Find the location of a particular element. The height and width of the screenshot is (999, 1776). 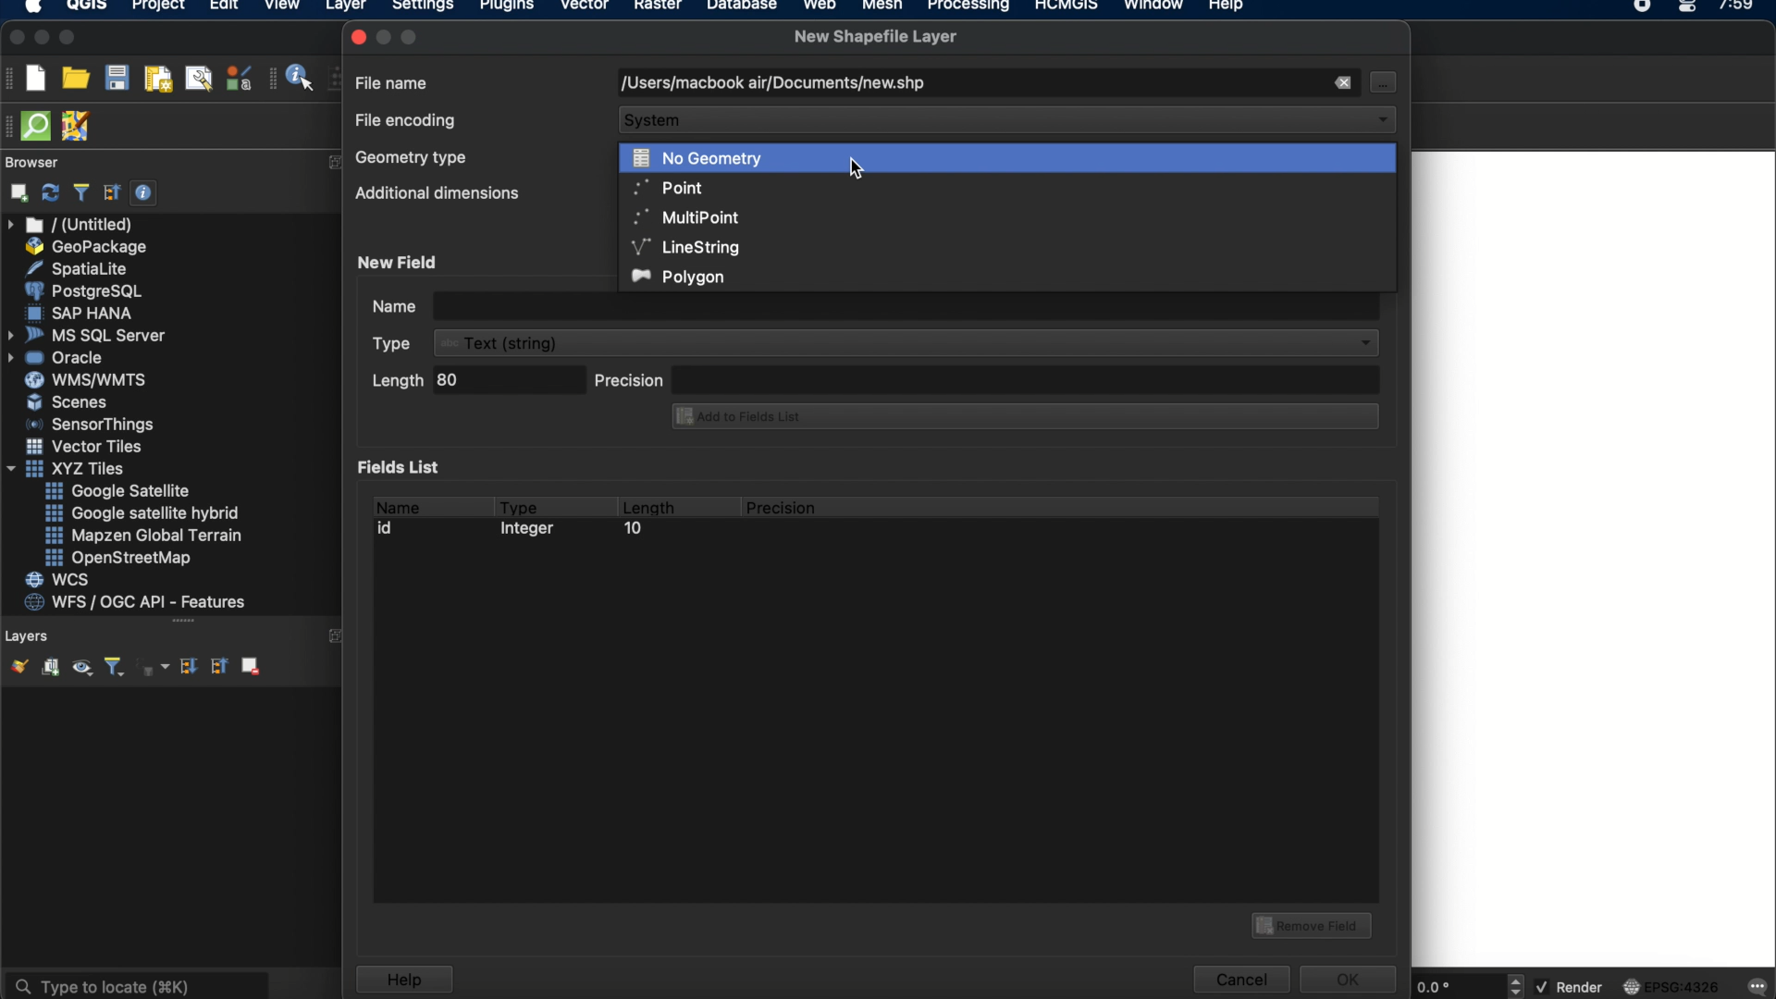

inactive minimize icon is located at coordinates (384, 36).